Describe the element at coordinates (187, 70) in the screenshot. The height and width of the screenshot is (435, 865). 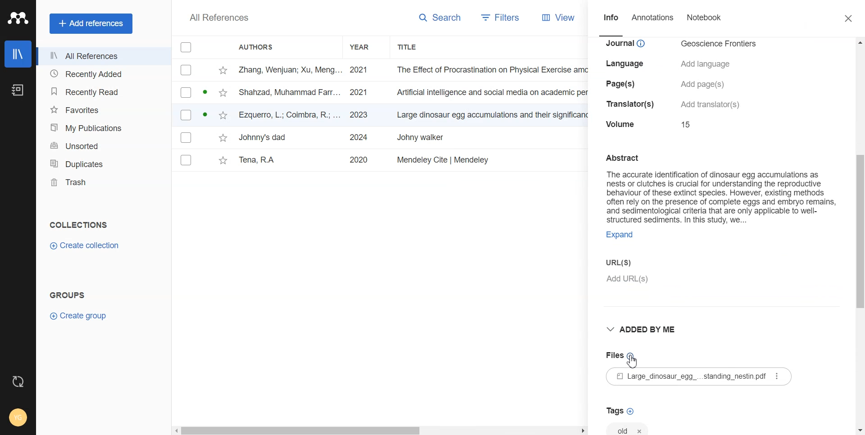
I see `Checkbox` at that location.